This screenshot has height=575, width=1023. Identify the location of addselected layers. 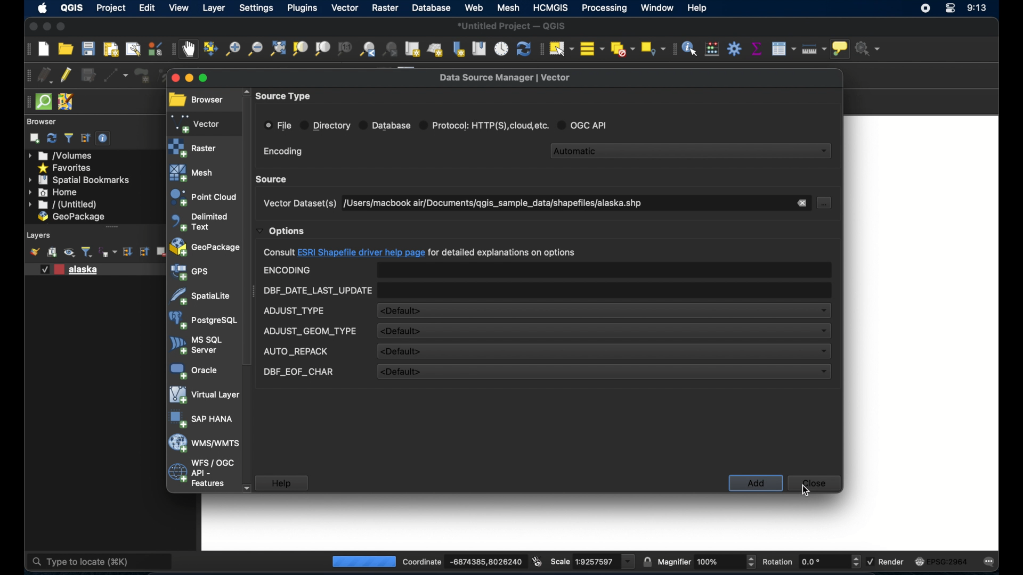
(34, 138).